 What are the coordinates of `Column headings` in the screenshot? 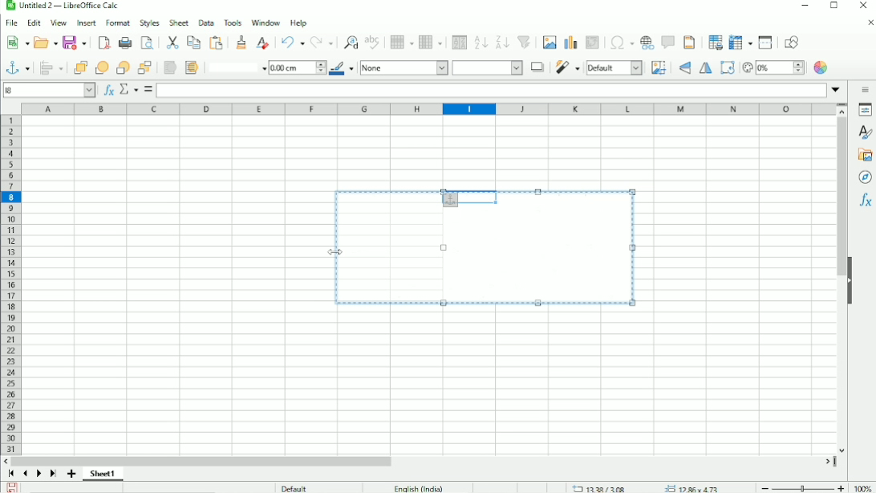 It's located at (429, 109).